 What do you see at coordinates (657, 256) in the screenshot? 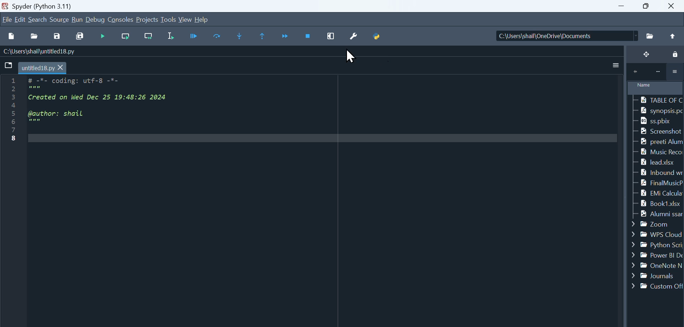
I see `Power BI D..` at bounding box center [657, 256].